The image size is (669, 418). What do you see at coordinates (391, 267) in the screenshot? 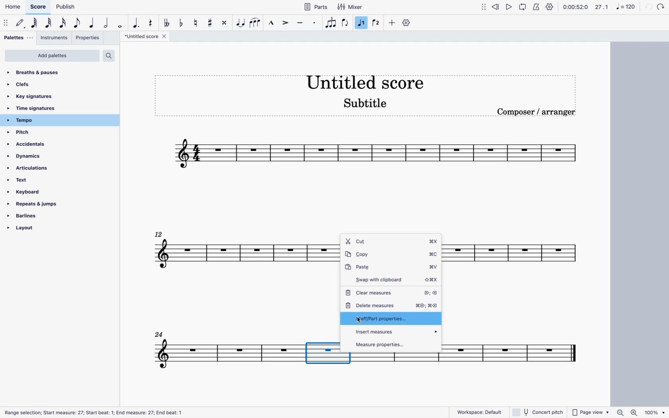
I see `paste` at bounding box center [391, 267].